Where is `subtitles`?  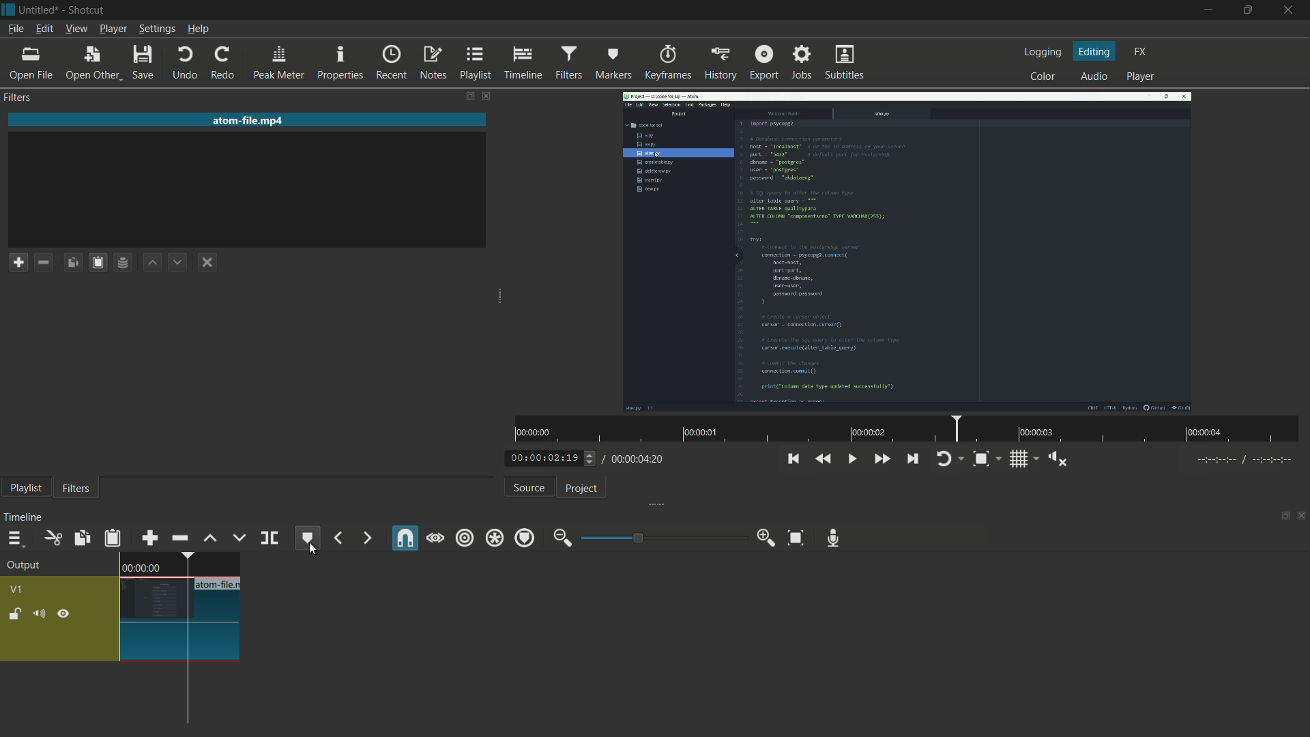
subtitles is located at coordinates (845, 63).